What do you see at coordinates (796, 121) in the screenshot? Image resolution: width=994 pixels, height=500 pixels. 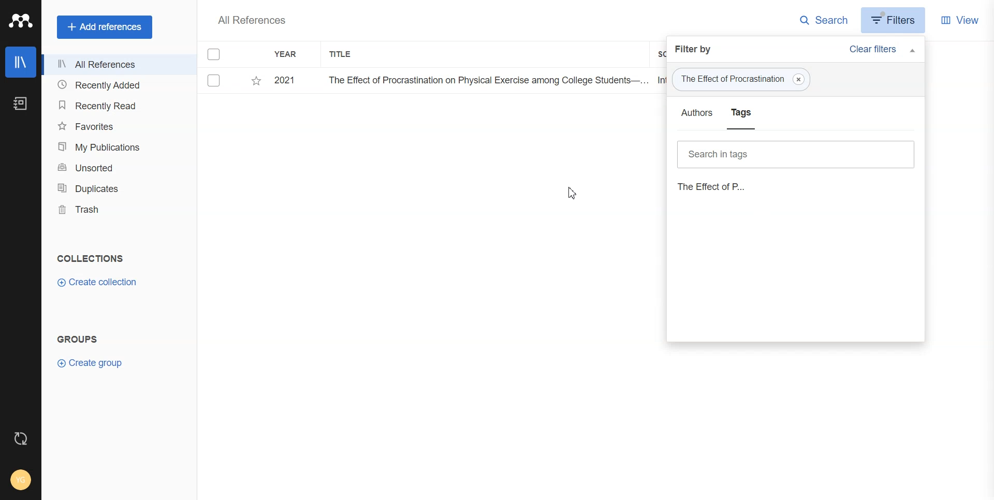 I see `Search bar` at bounding box center [796, 121].